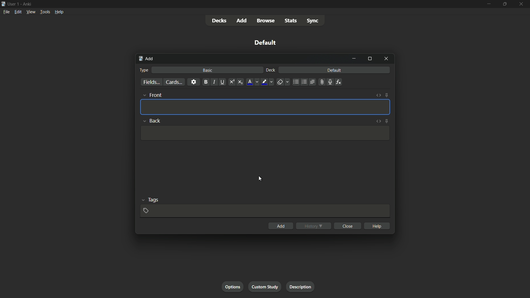  What do you see at coordinates (151, 82) in the screenshot?
I see `fields` at bounding box center [151, 82].